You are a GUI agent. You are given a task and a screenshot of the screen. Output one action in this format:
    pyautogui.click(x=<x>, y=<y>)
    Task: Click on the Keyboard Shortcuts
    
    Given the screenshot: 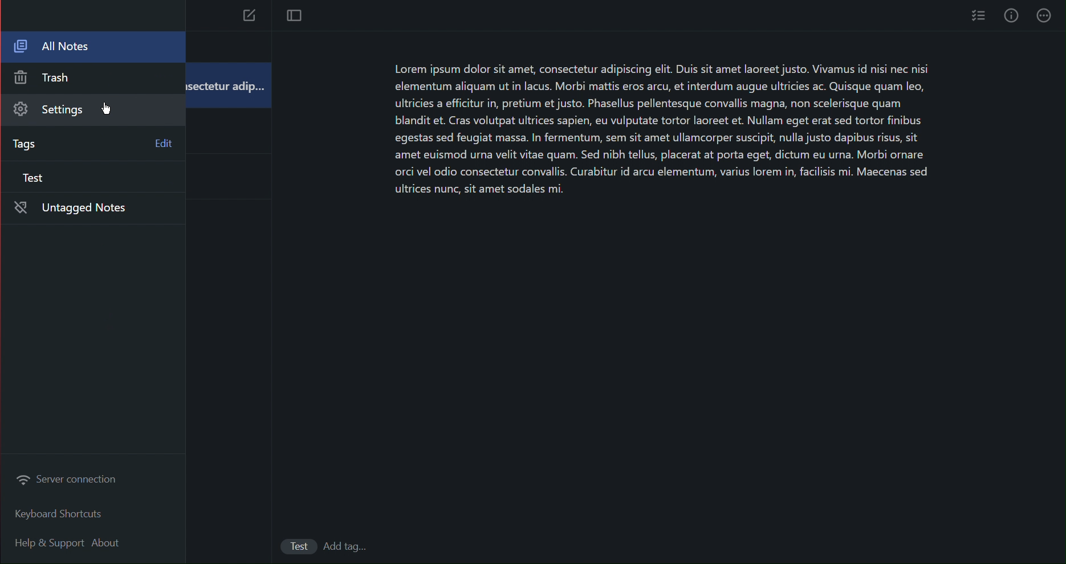 What is the action you would take?
    pyautogui.click(x=64, y=513)
    